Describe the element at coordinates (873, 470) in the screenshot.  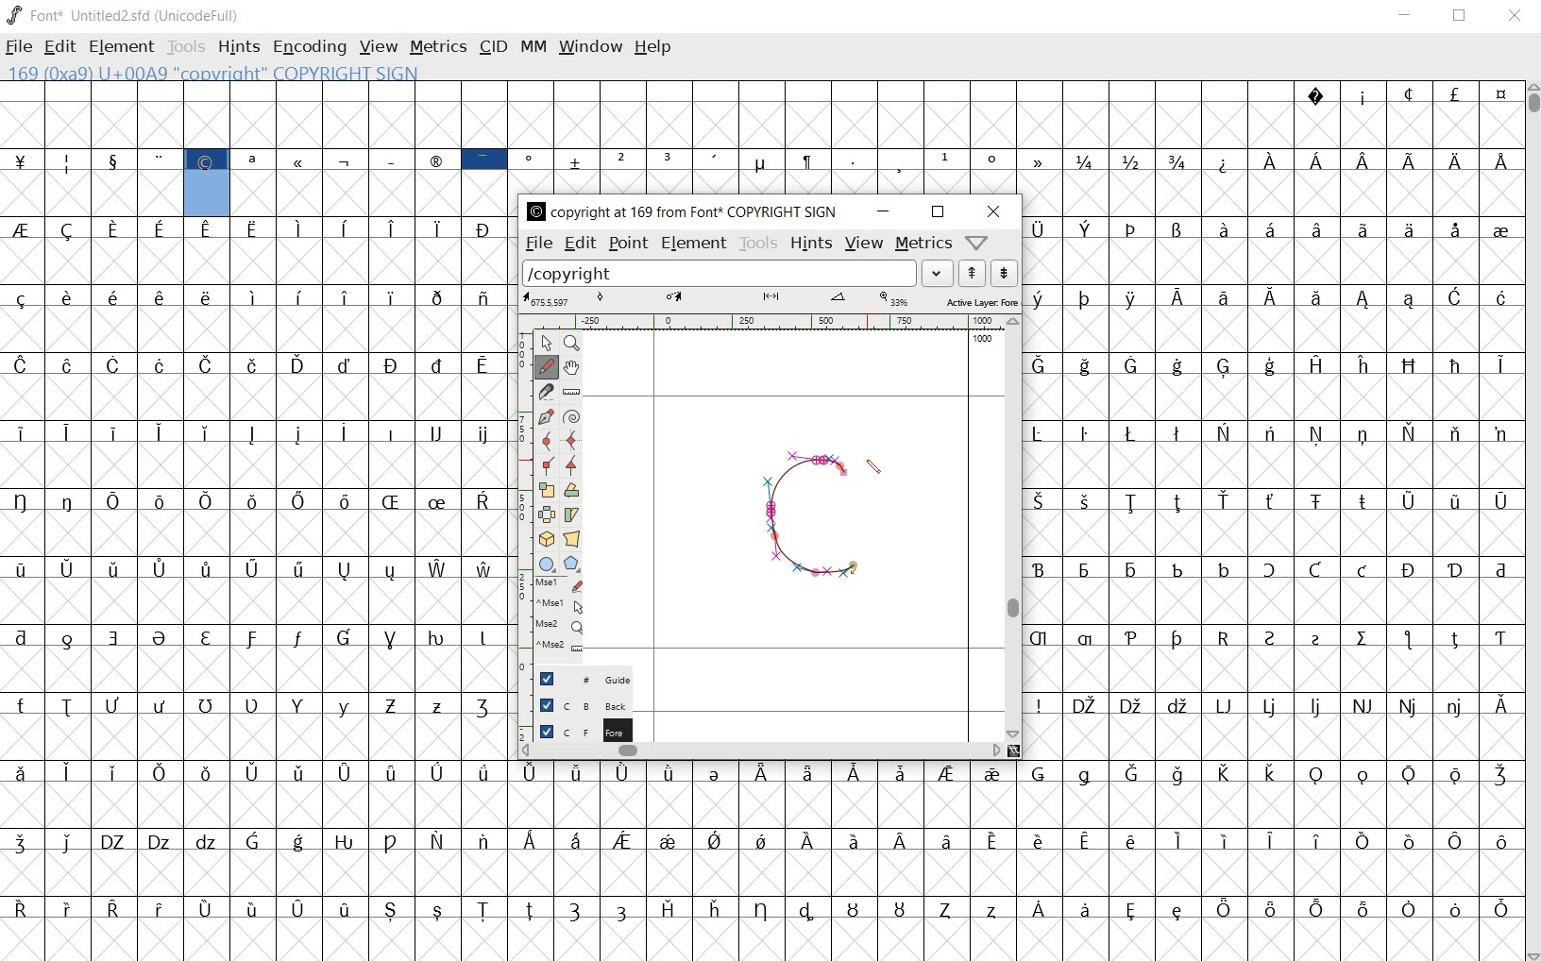
I see `pencil tool/CURSOR LOCATION` at that location.